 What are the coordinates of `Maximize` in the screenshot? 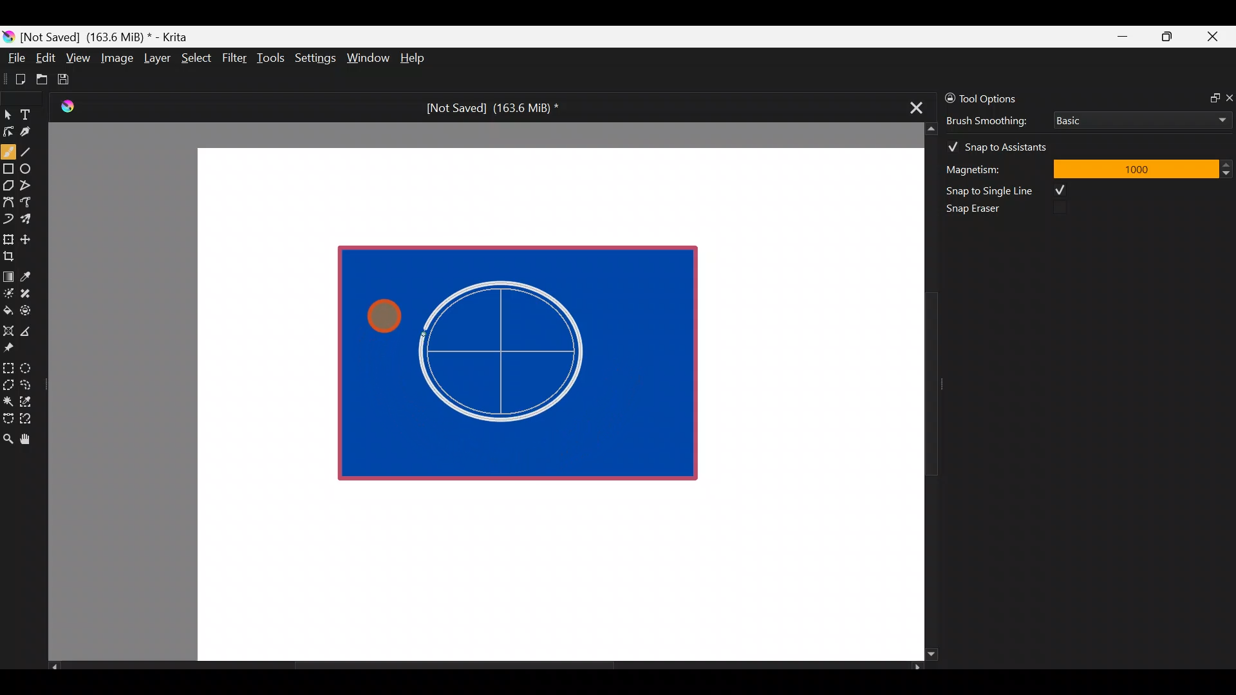 It's located at (1166, 36).